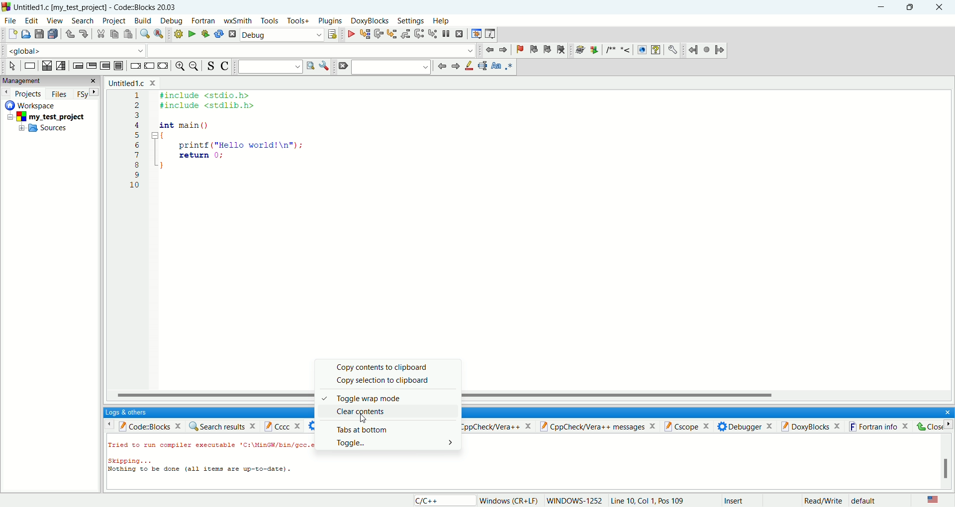  Describe the element at coordinates (212, 394) in the screenshot. I see `horizontal scroll bar` at that location.